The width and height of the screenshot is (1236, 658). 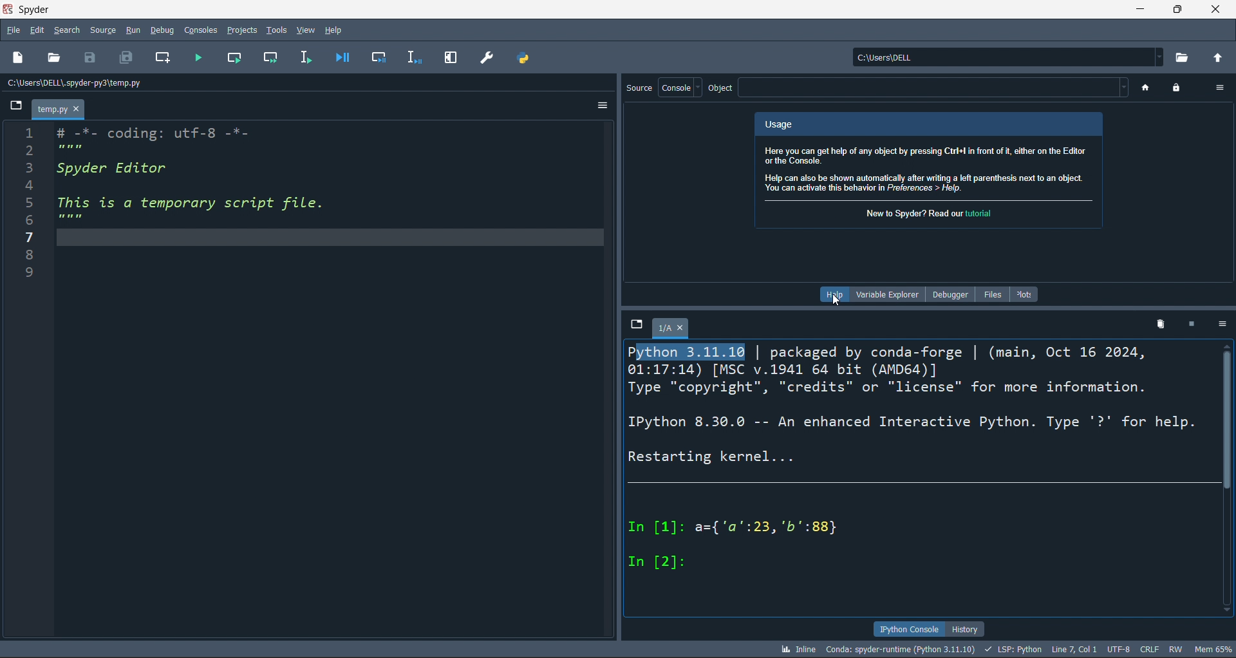 What do you see at coordinates (598, 106) in the screenshot?
I see `more options` at bounding box center [598, 106].